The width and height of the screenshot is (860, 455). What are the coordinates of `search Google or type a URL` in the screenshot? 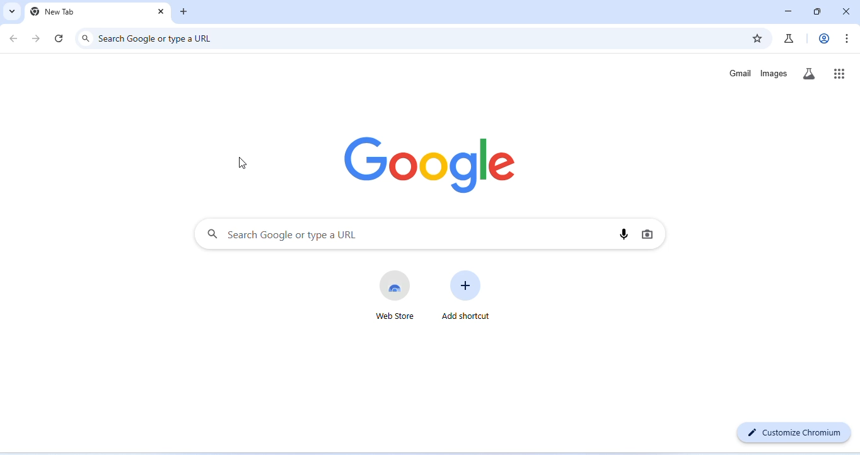 It's located at (281, 234).